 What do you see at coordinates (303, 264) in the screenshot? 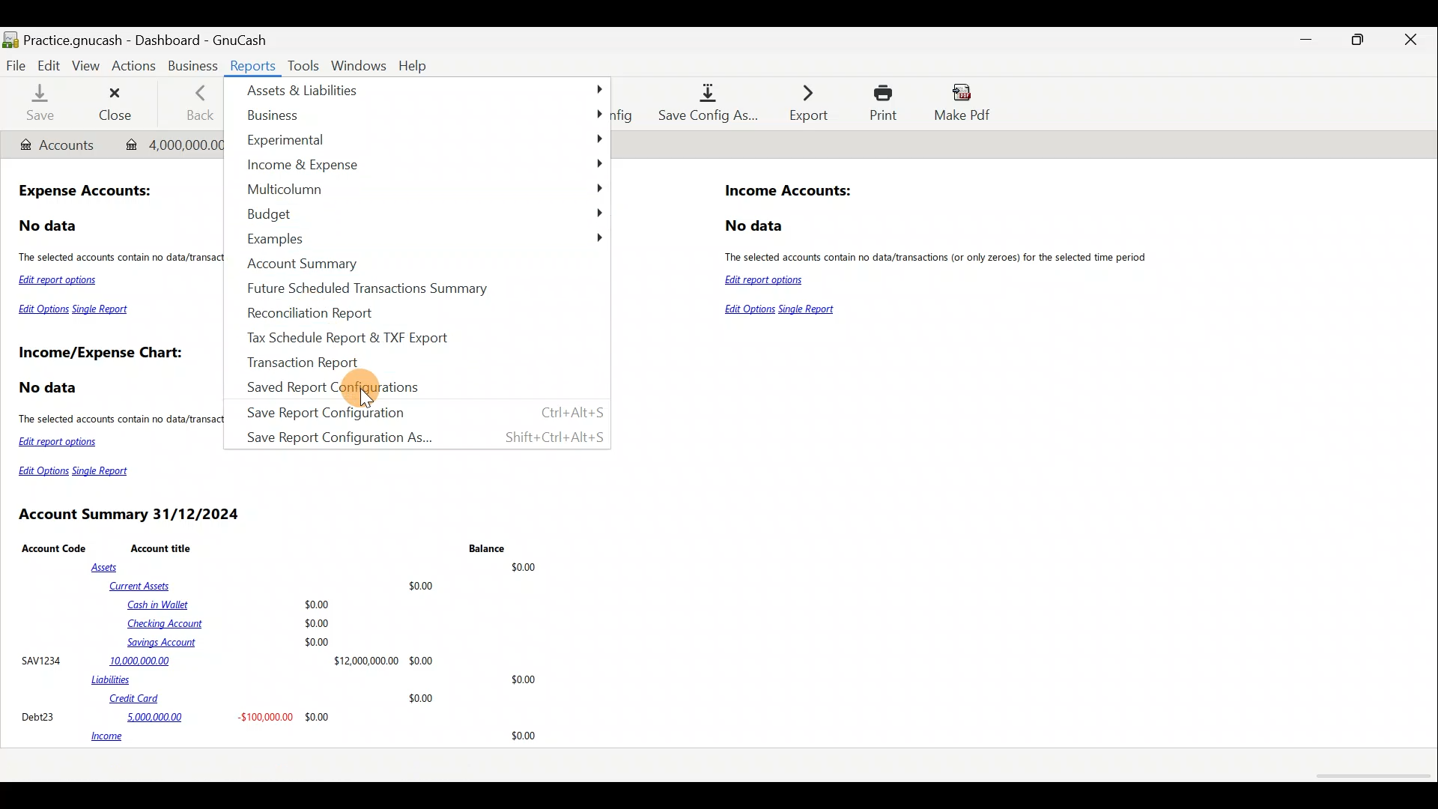
I see `Account Summary` at bounding box center [303, 264].